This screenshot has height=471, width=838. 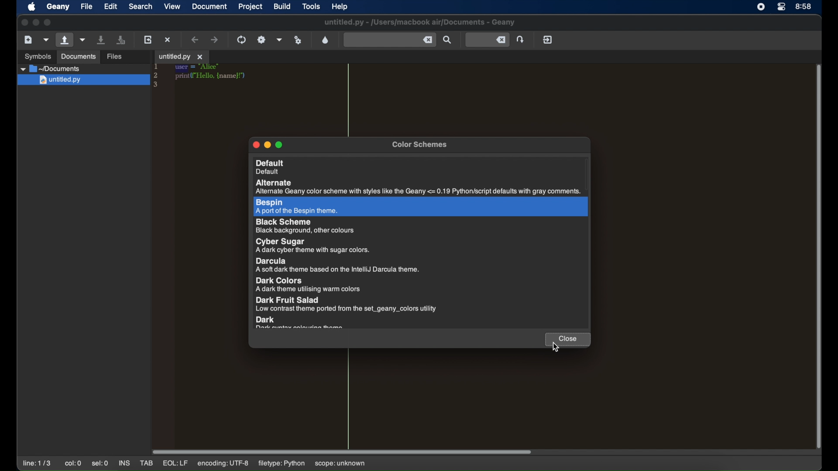 What do you see at coordinates (762, 7) in the screenshot?
I see `screen recorder icon` at bounding box center [762, 7].